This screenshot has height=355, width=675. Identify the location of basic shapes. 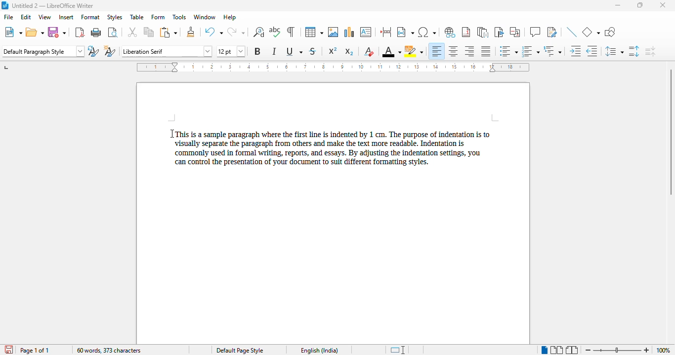
(591, 32).